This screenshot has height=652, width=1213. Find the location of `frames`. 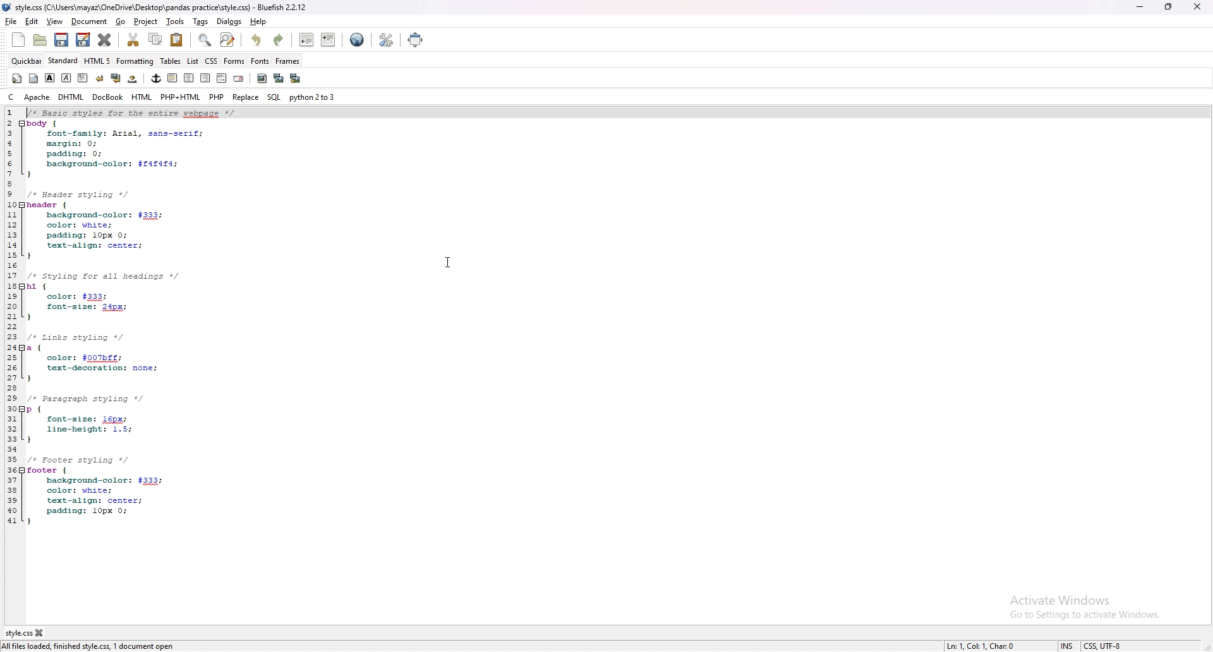

frames is located at coordinates (288, 61).